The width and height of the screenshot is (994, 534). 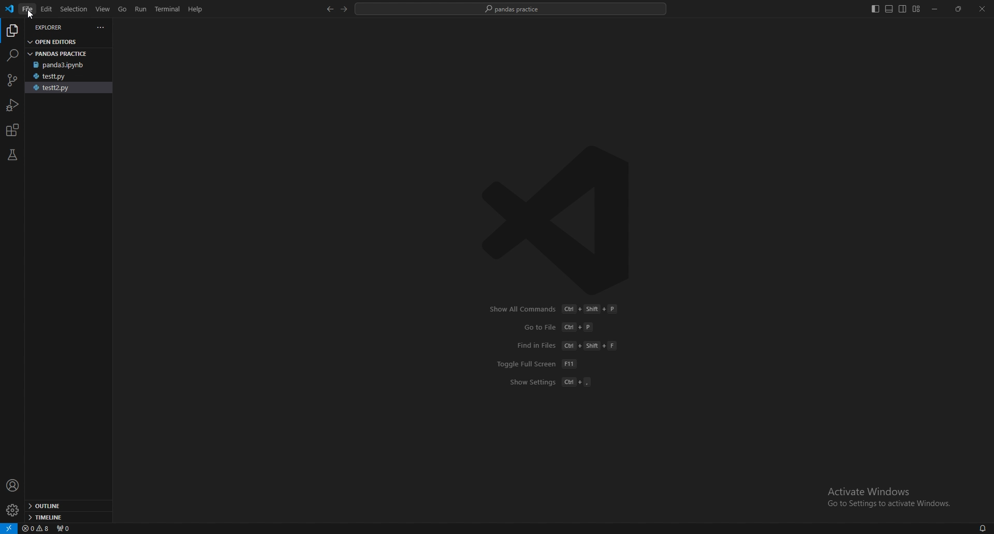 I want to click on toggle secondary side bar, so click(x=903, y=9).